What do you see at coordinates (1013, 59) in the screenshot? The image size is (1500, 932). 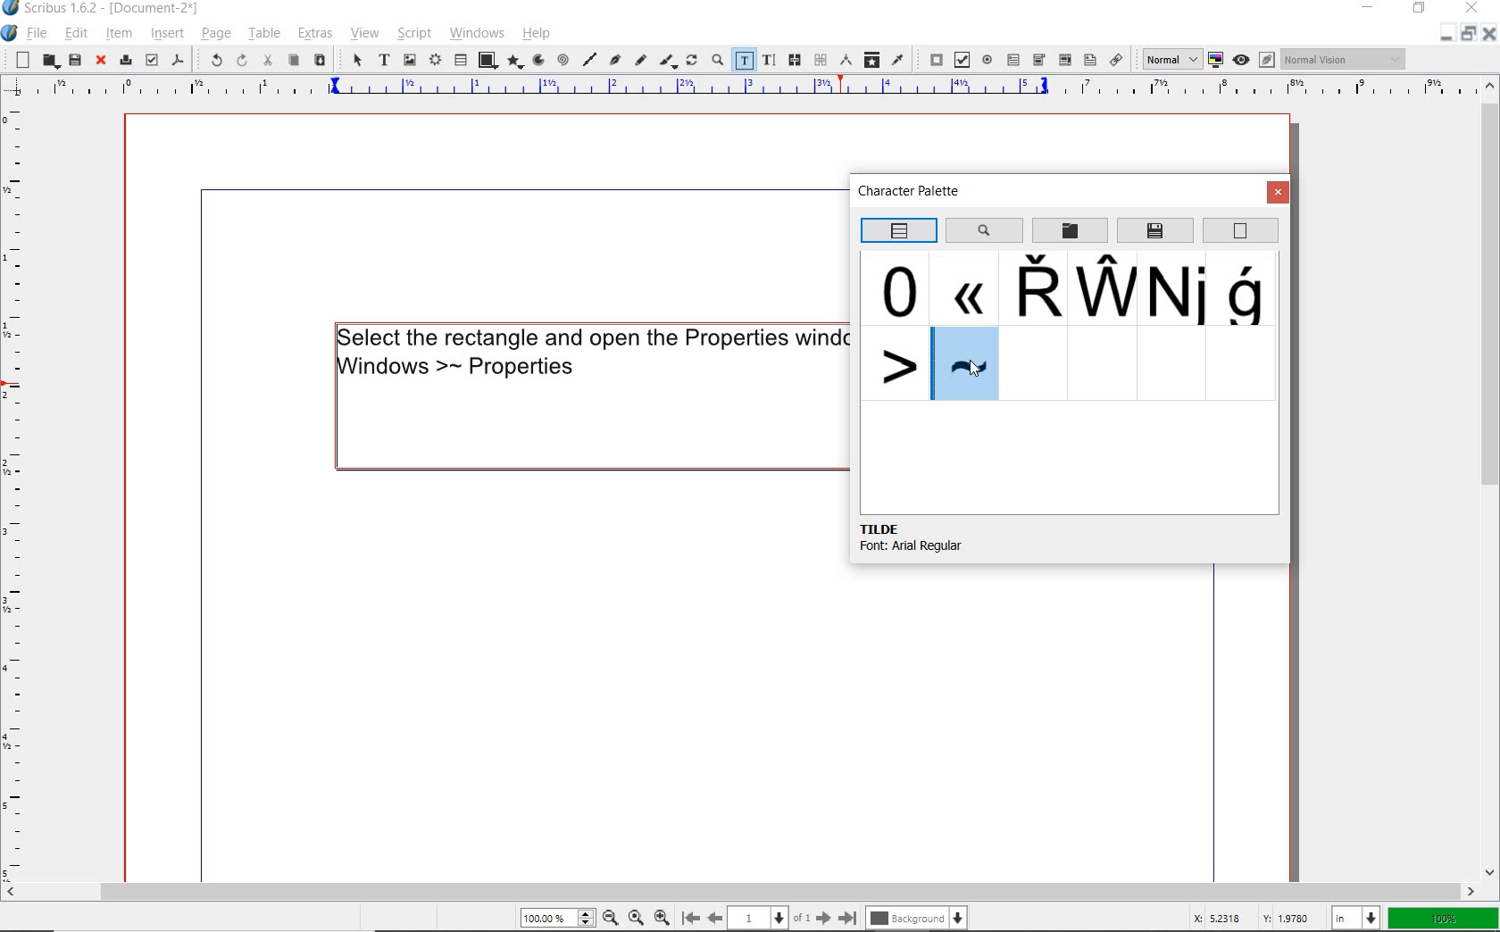 I see `pdf text field` at bounding box center [1013, 59].